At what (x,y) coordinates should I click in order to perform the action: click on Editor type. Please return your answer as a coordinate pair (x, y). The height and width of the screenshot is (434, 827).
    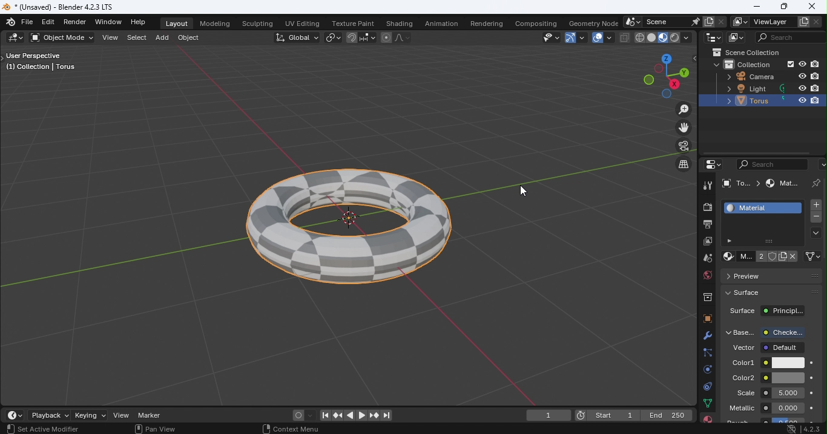
    Looking at the image, I should click on (713, 37).